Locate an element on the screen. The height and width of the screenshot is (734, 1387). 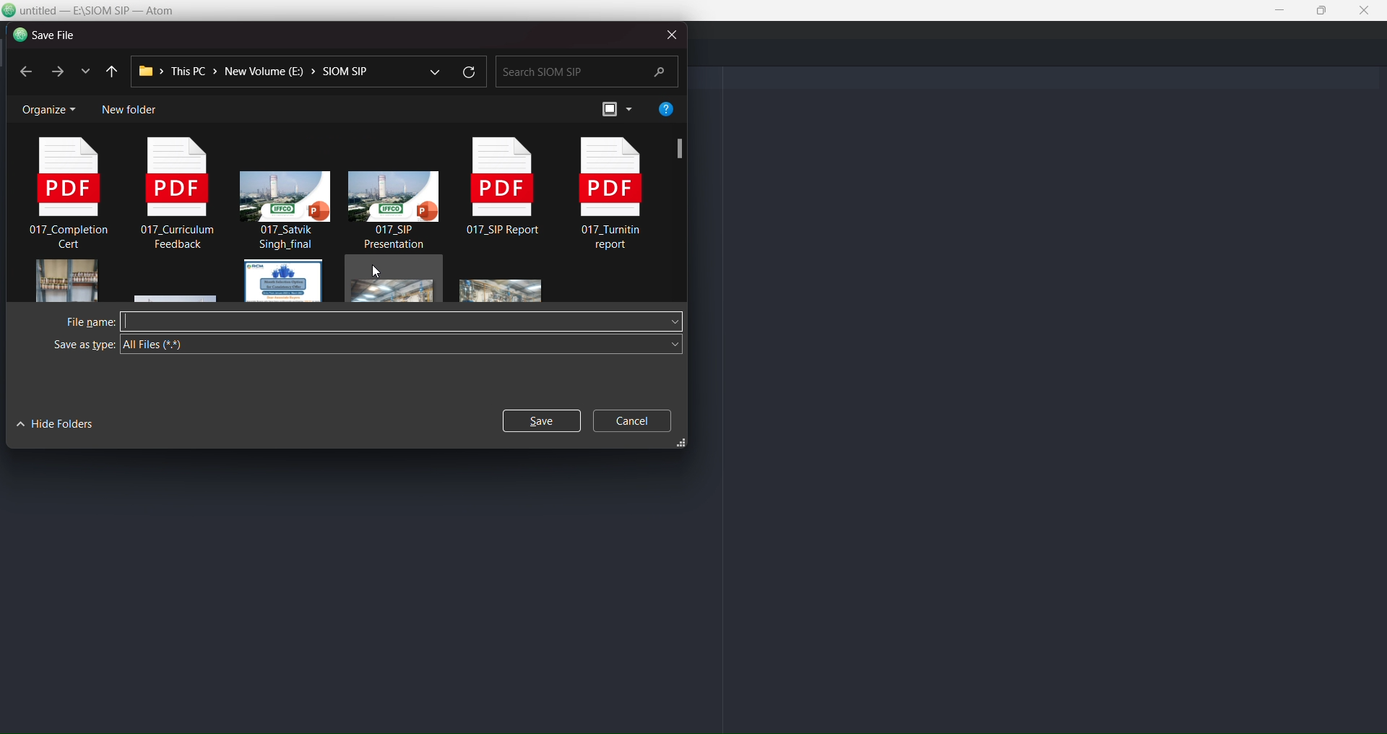
write filename is located at coordinates (386, 321).